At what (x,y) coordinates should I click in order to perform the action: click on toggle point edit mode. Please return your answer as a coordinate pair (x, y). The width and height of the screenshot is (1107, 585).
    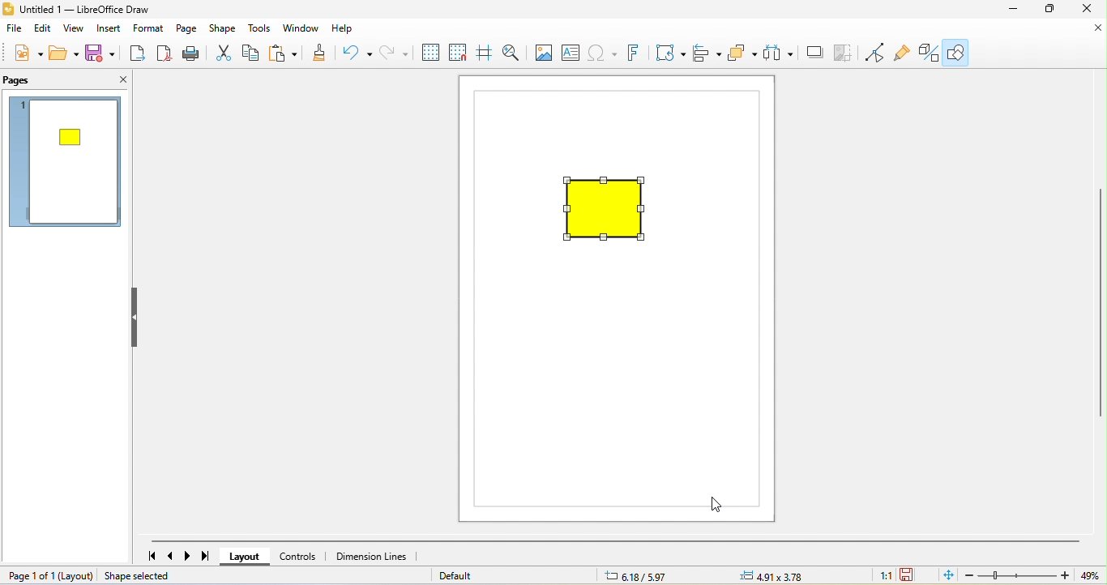
    Looking at the image, I should click on (876, 54).